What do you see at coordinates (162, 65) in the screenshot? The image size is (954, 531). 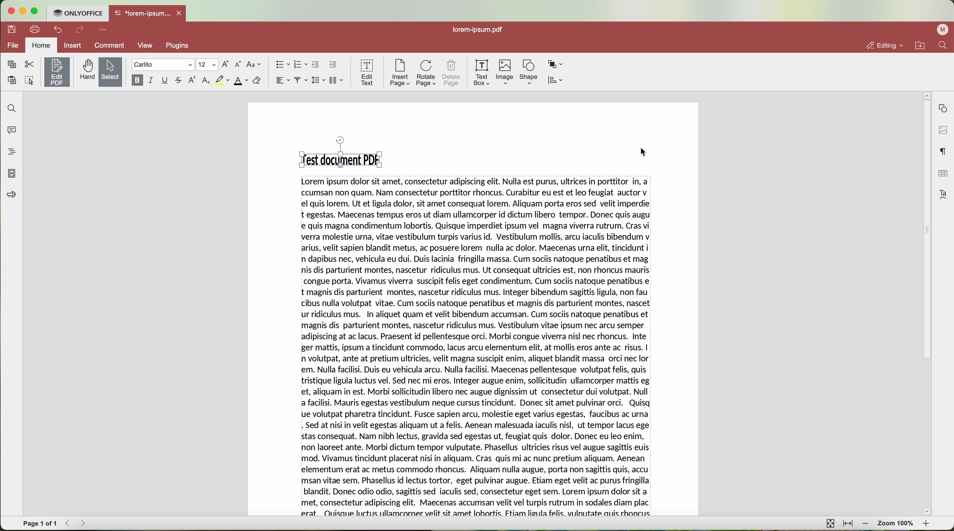 I see `Carlito` at bounding box center [162, 65].